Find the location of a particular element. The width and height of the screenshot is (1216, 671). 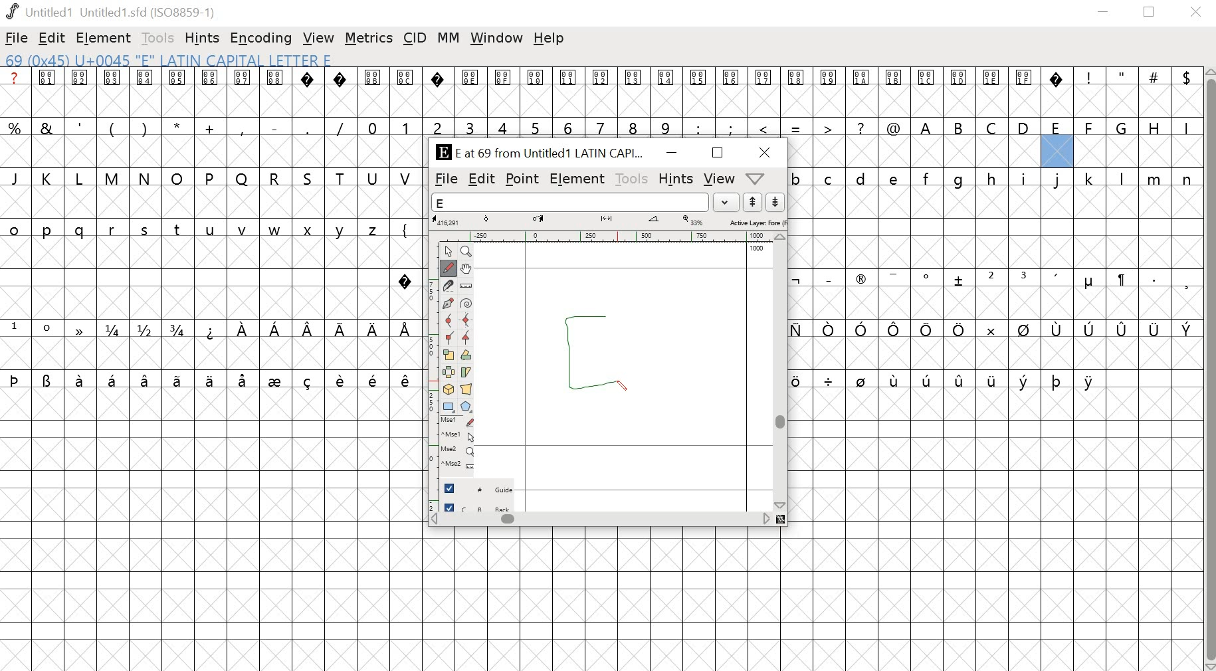

empty cells is located at coordinates (993, 530).